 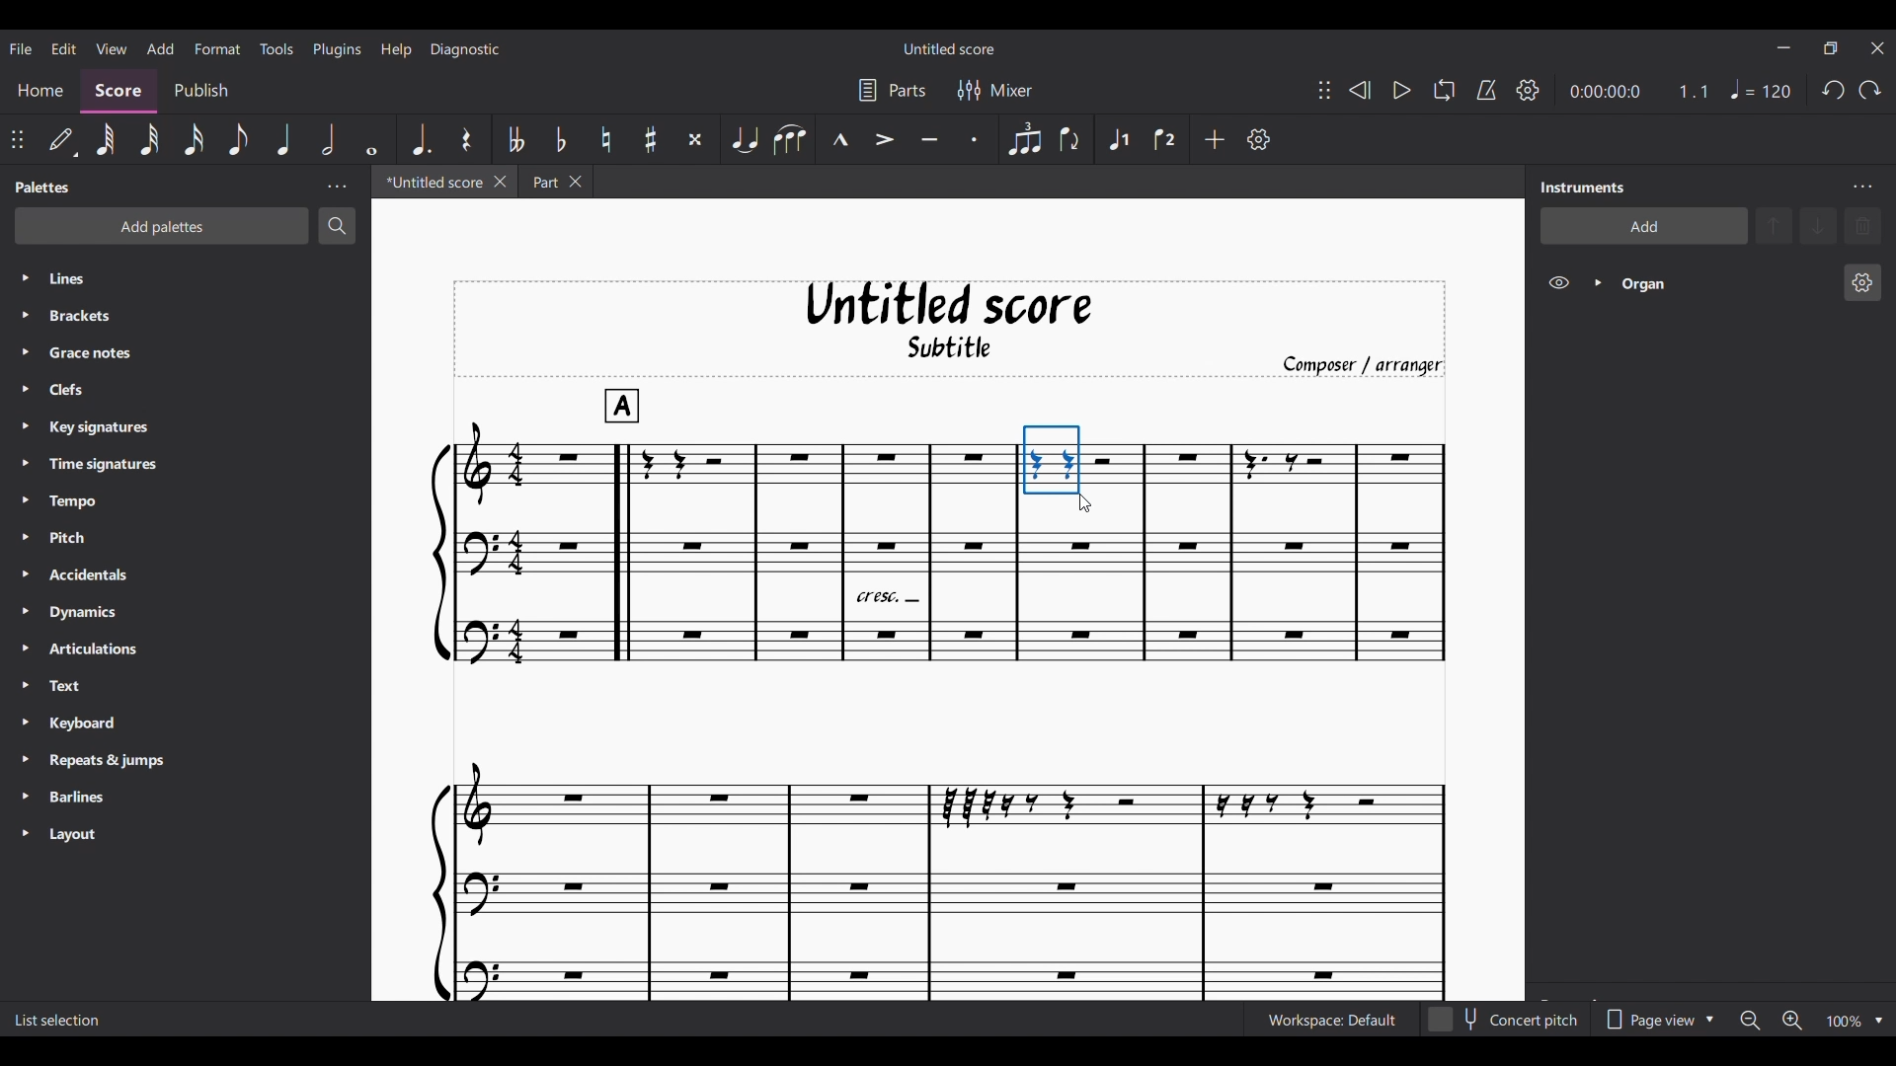 What do you see at coordinates (1644, 225) in the screenshot?
I see `Add instrument` at bounding box center [1644, 225].